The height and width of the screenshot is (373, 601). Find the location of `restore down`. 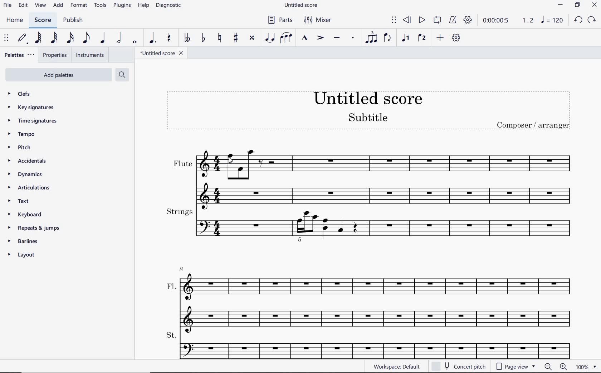

restore down is located at coordinates (577, 5).